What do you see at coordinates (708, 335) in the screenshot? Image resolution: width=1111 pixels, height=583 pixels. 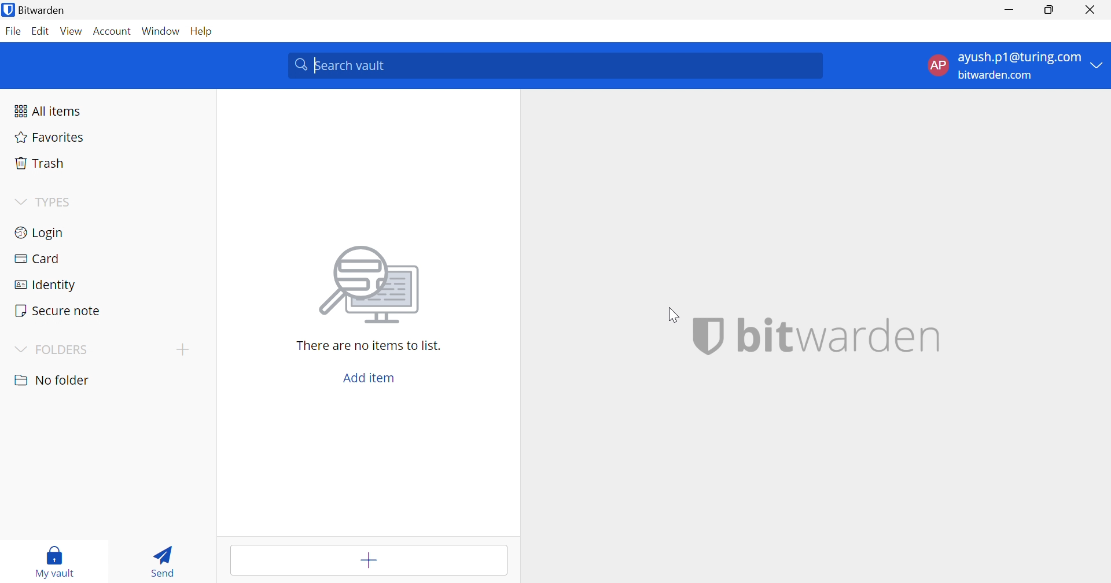 I see `bitwarden logo` at bounding box center [708, 335].